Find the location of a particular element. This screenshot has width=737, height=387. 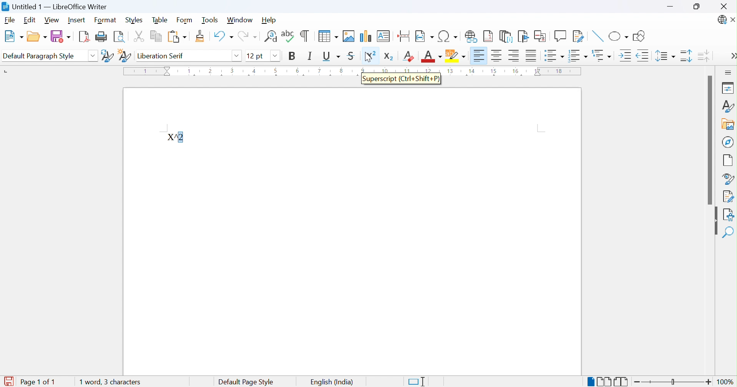

Copy is located at coordinates (156, 37).